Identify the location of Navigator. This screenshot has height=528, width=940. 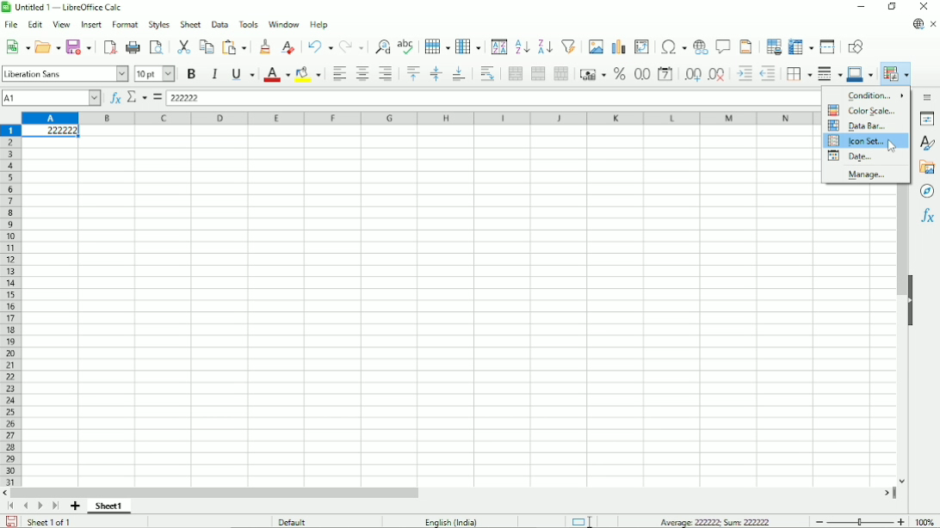
(926, 191).